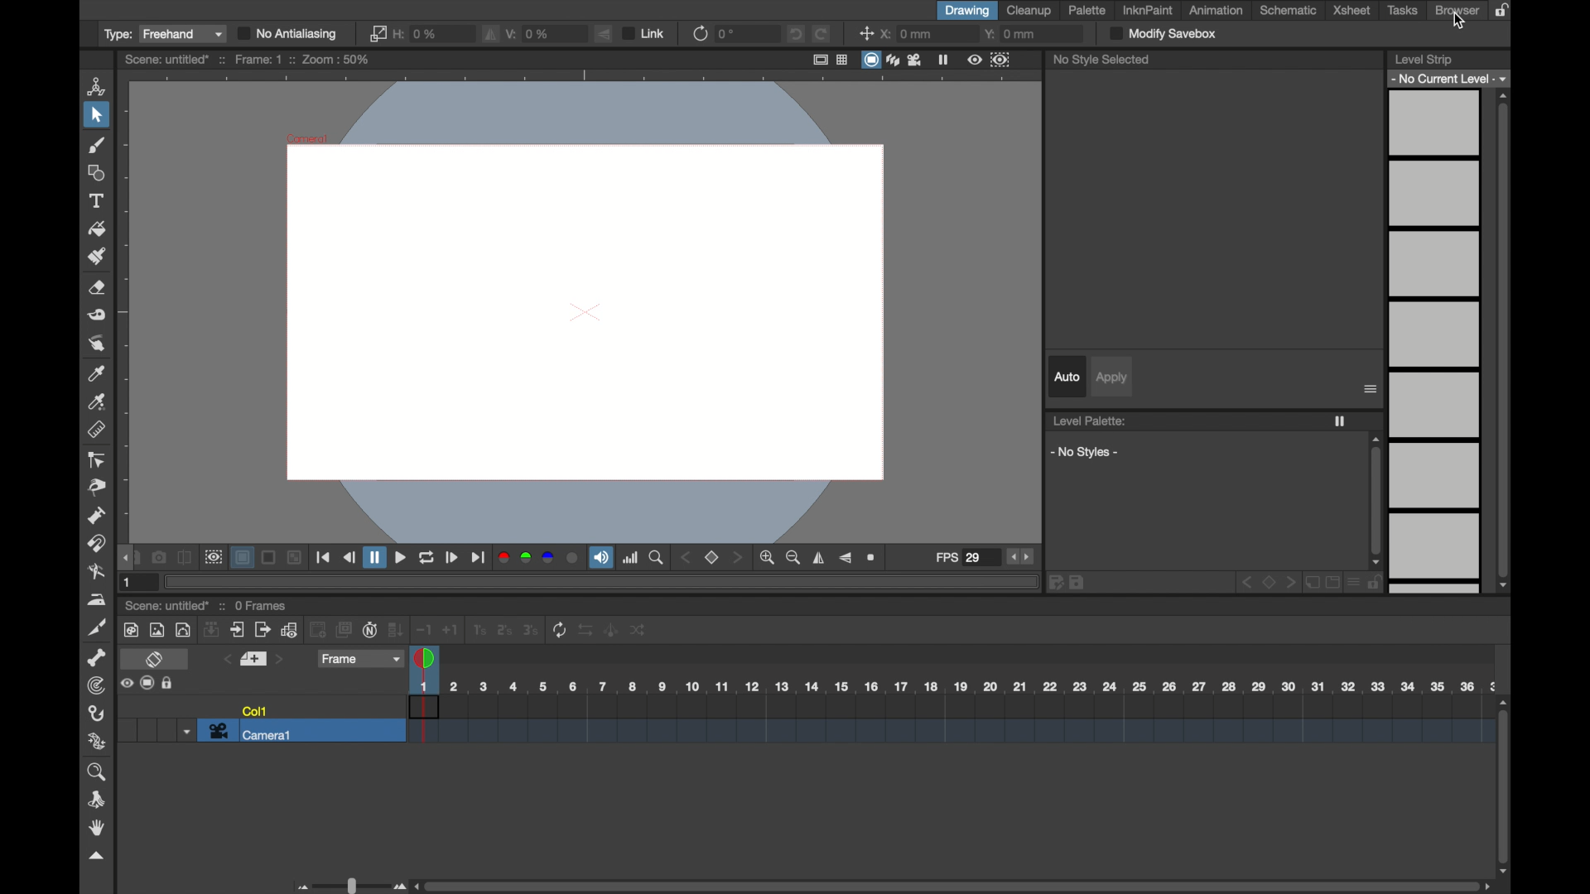  What do you see at coordinates (1505, 786) in the screenshot?
I see `scroll box` at bounding box center [1505, 786].